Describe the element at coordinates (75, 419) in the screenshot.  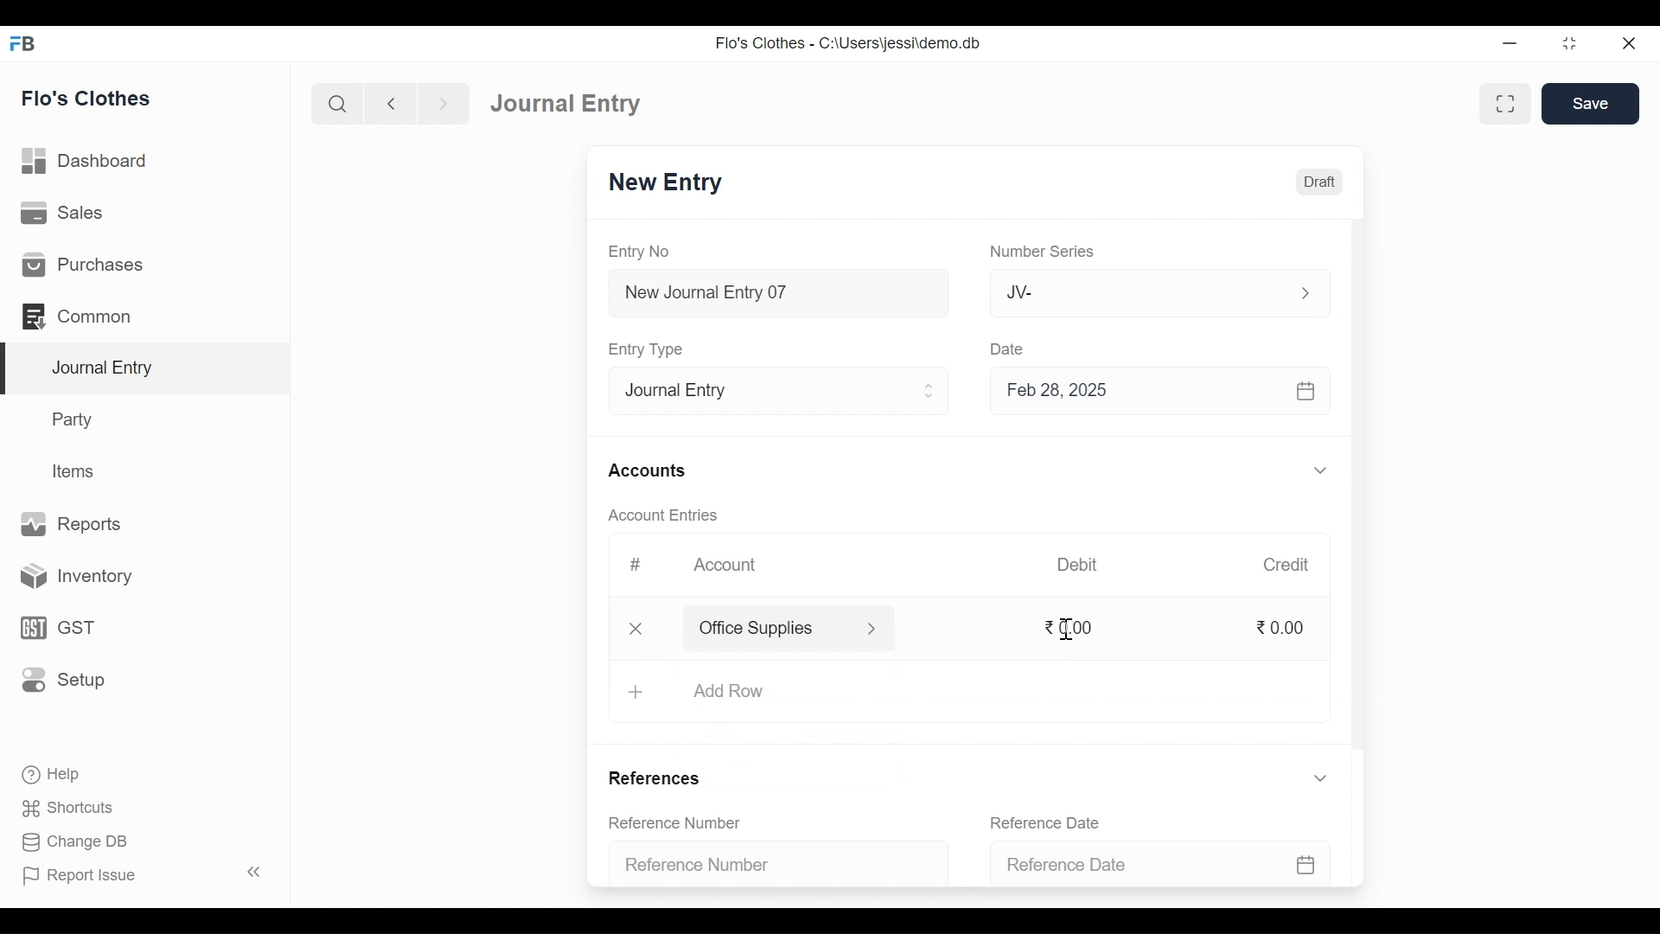
I see `Party` at that location.